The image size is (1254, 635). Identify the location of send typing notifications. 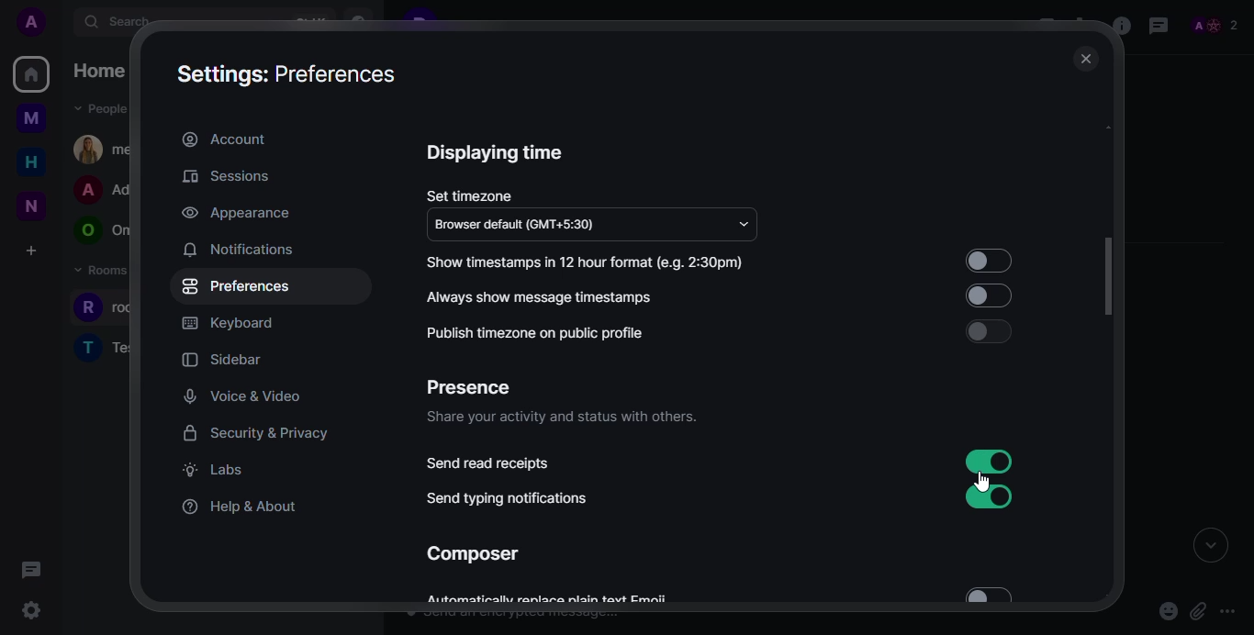
(508, 497).